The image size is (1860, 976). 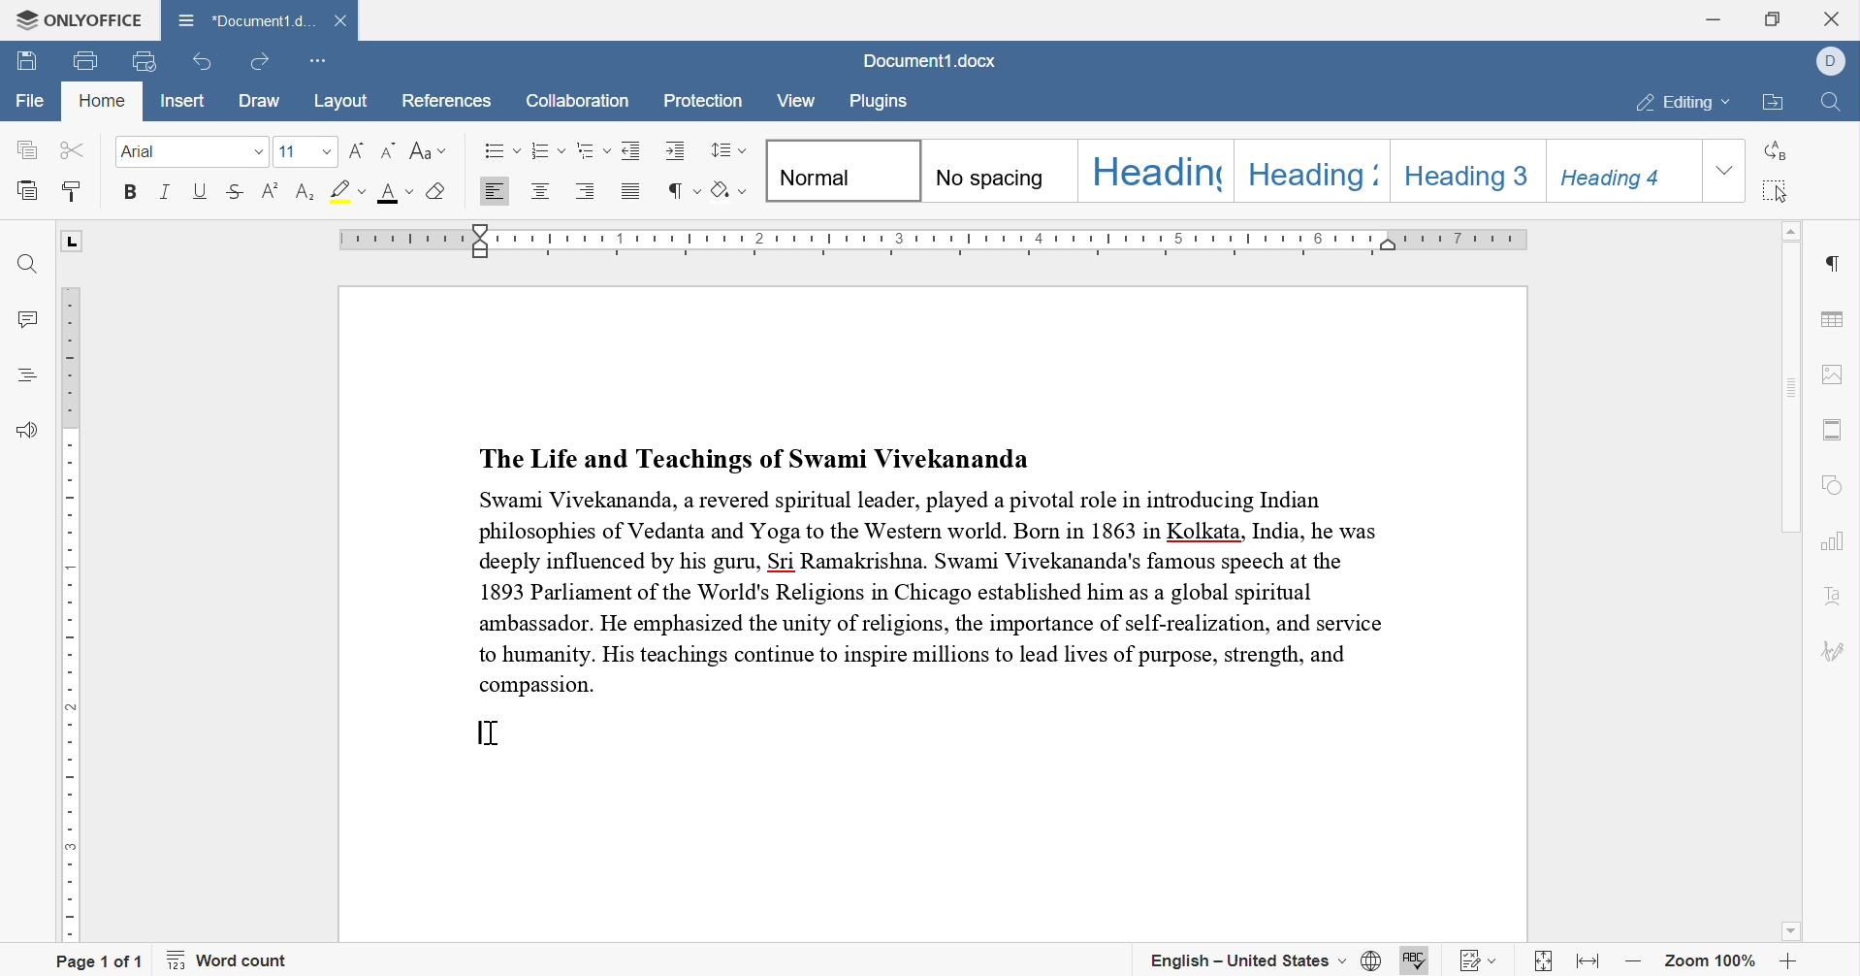 What do you see at coordinates (731, 190) in the screenshot?
I see `shading` at bounding box center [731, 190].